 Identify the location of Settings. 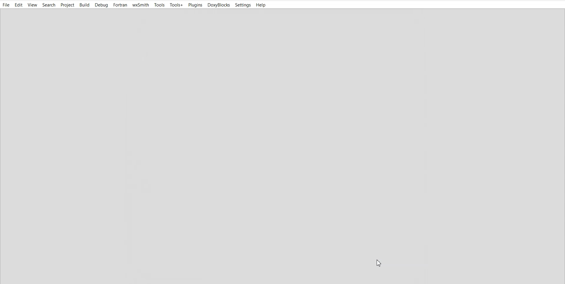
(243, 5).